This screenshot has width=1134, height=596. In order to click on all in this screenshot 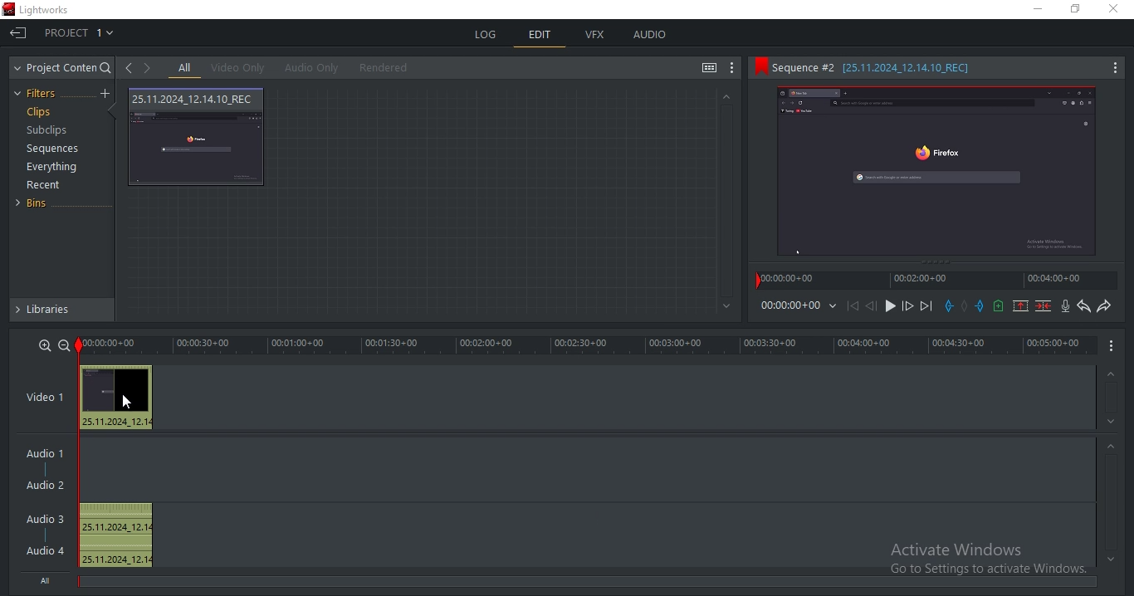, I will do `click(47, 579)`.